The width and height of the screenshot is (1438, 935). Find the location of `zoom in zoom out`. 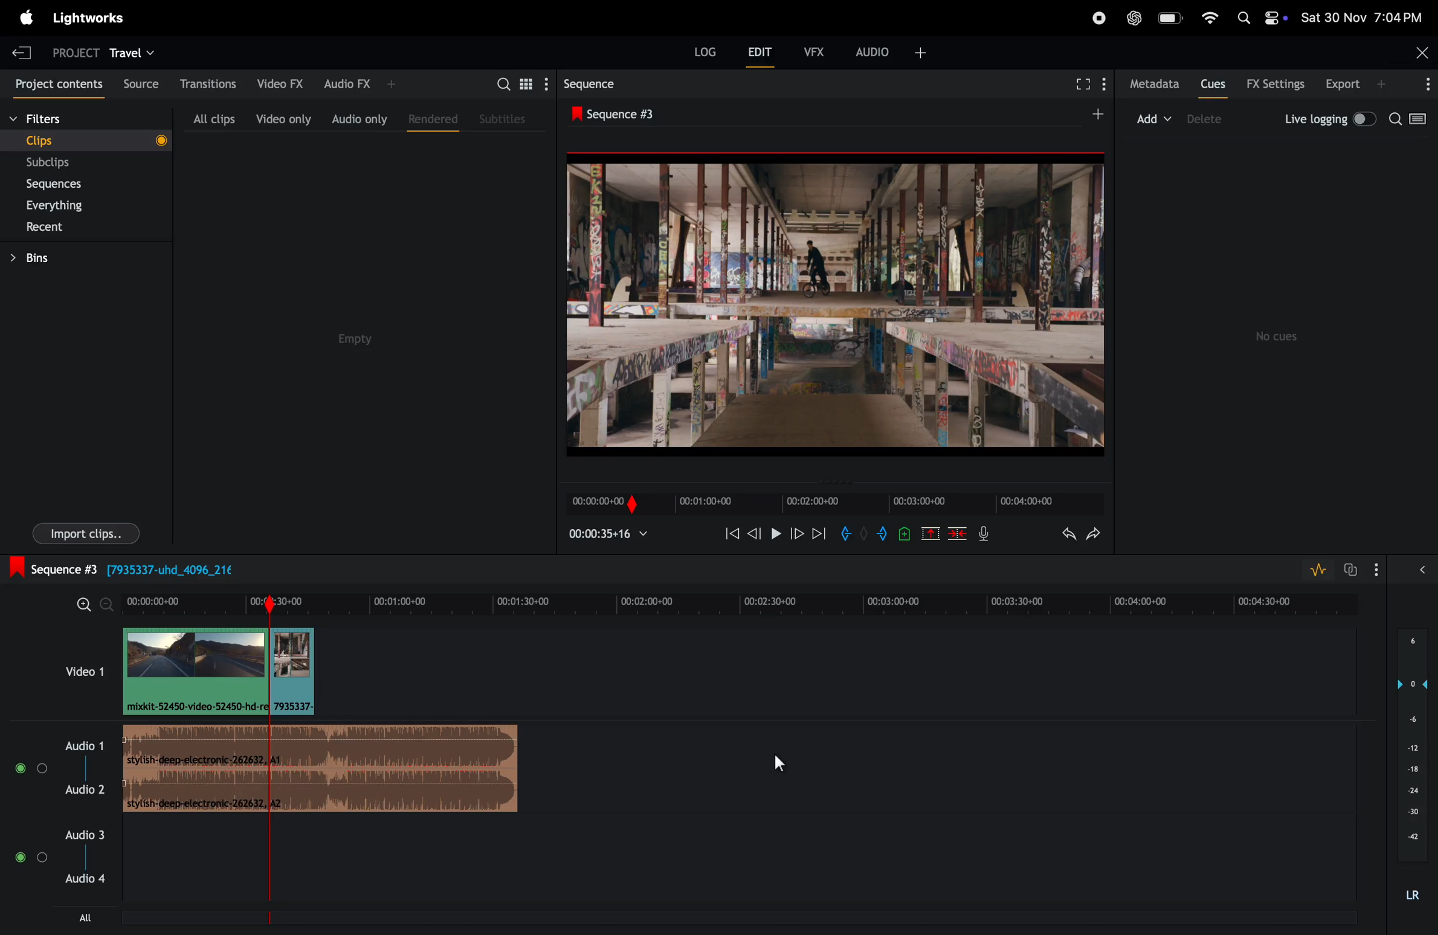

zoom in zoom out is located at coordinates (89, 605).